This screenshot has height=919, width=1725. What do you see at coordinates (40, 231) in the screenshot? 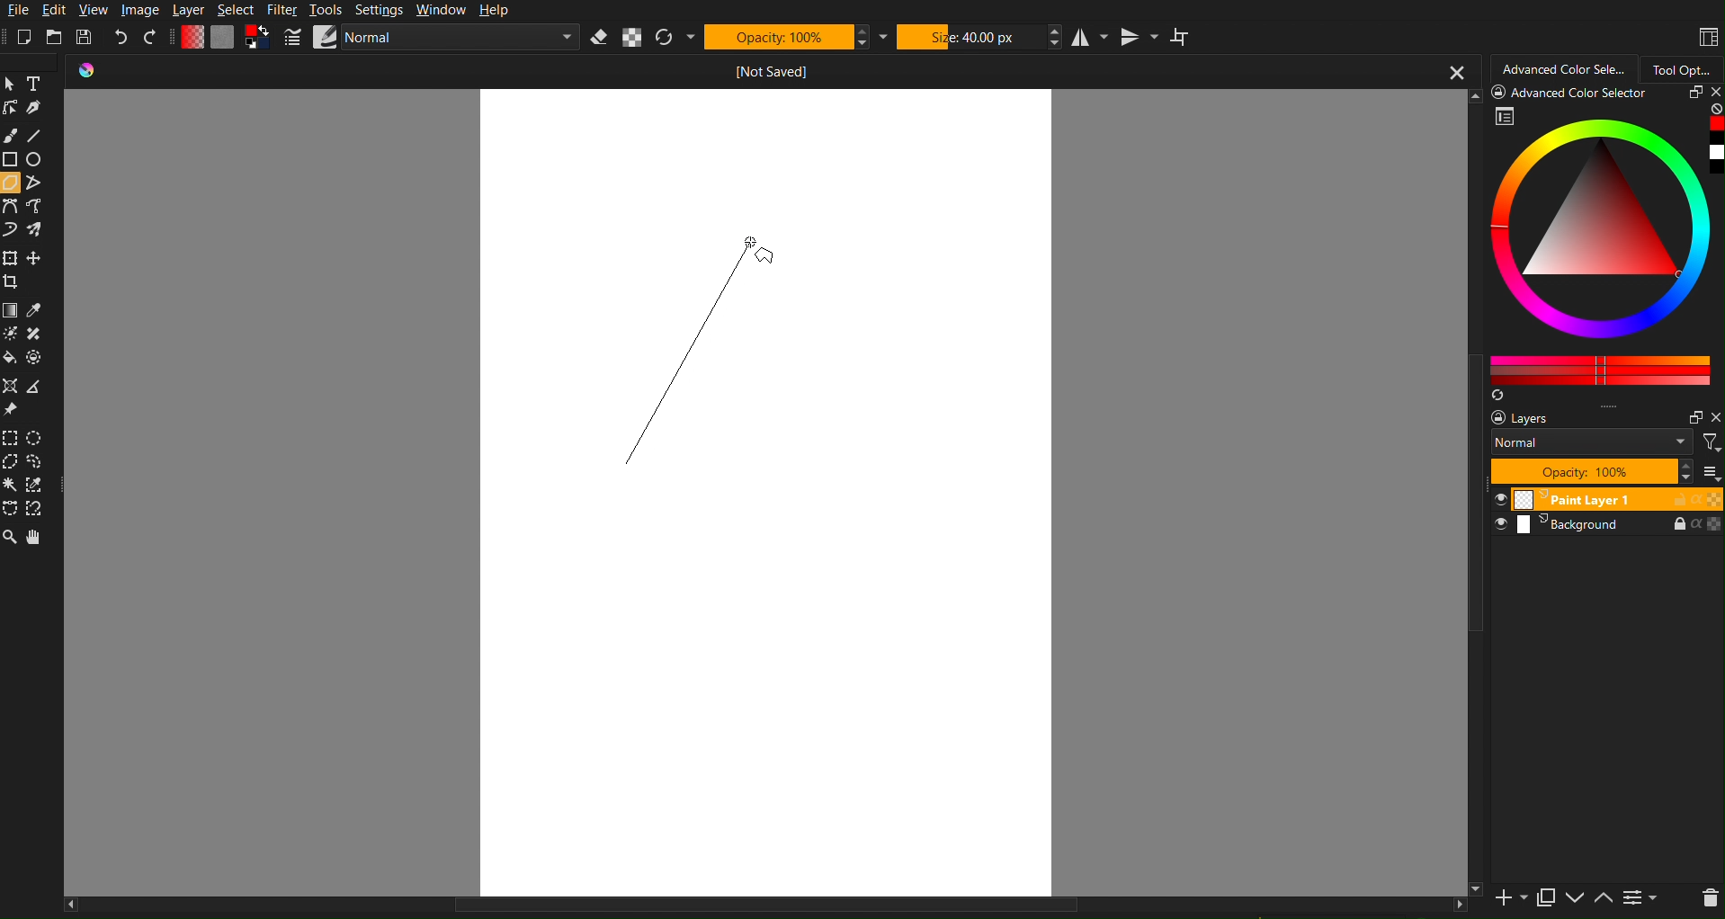
I see `multibrush tool` at bounding box center [40, 231].